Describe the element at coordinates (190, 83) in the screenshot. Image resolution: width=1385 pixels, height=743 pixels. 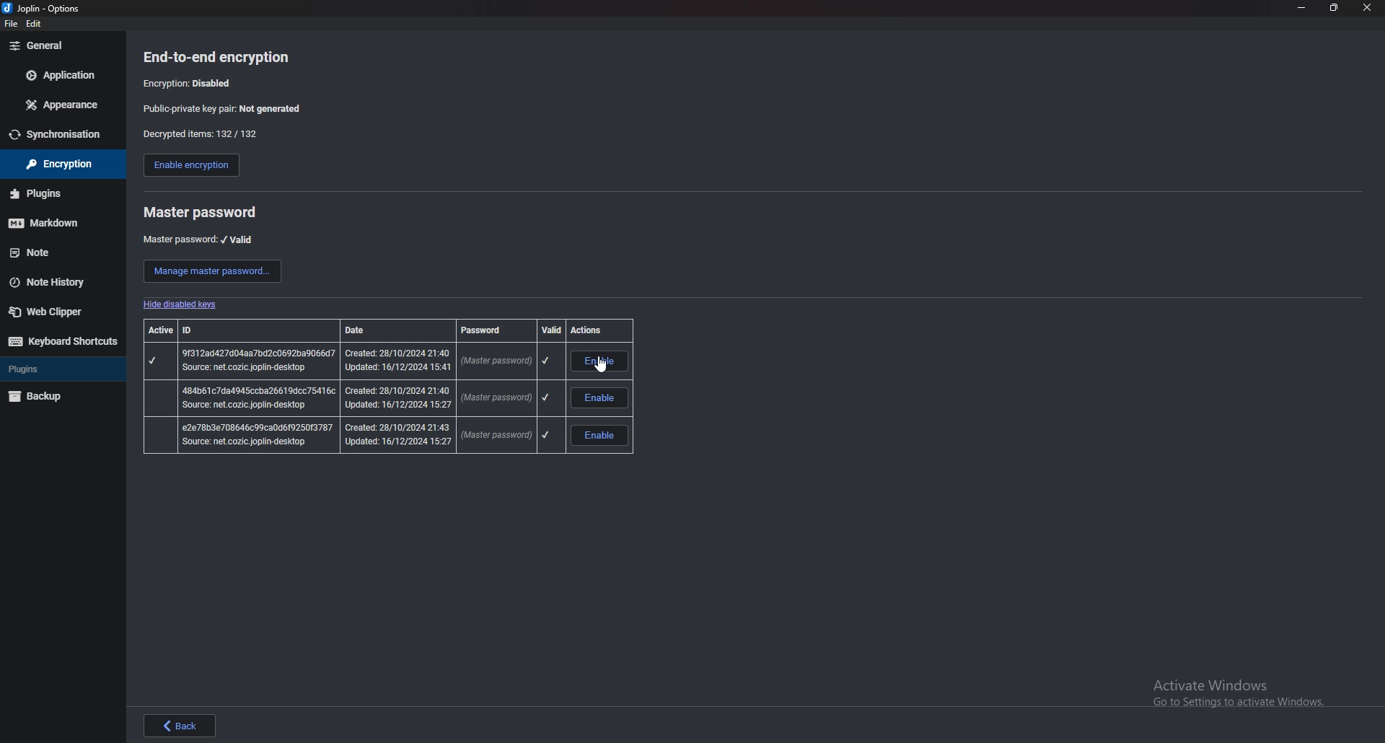
I see `encryption` at that location.